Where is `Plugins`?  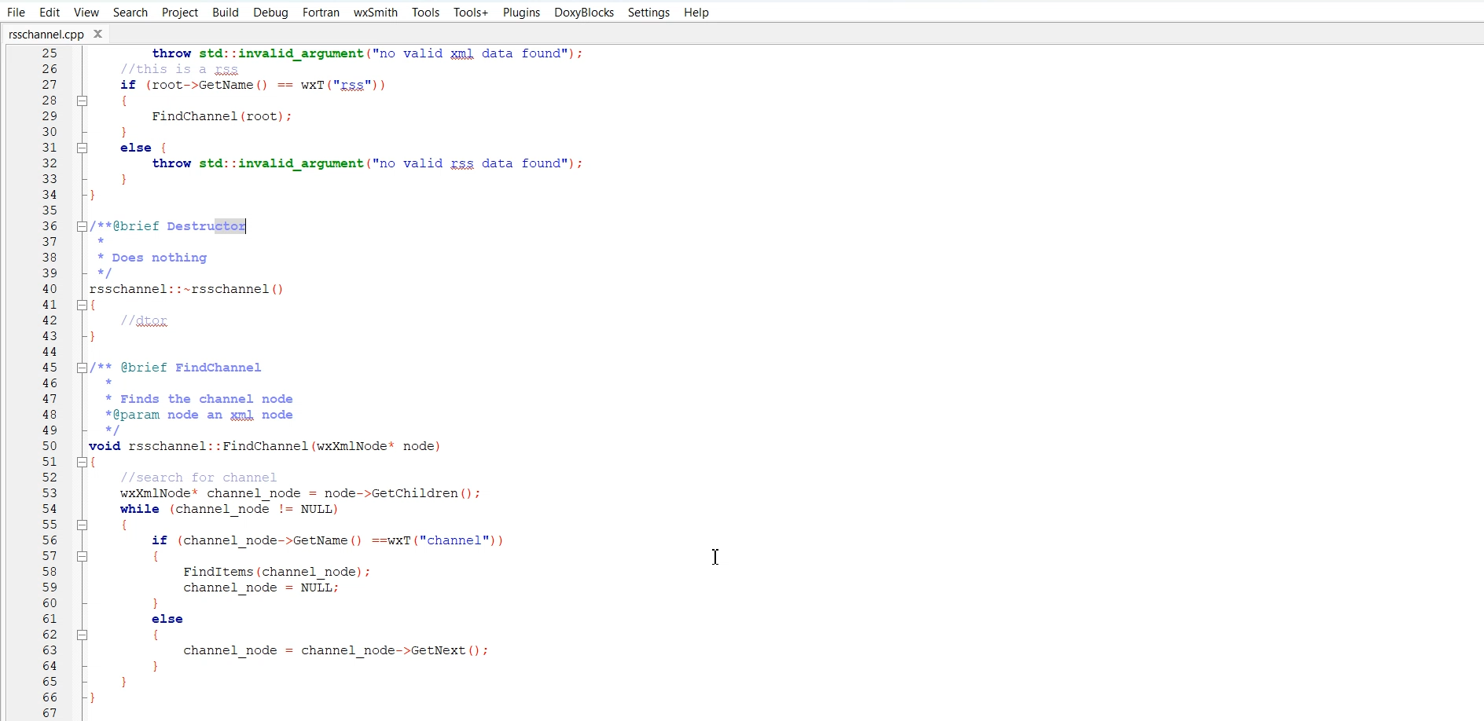 Plugins is located at coordinates (521, 12).